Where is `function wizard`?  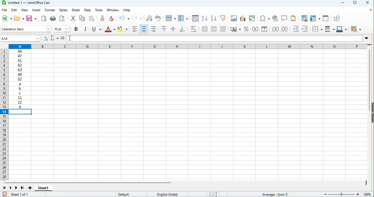
function wizard is located at coordinates (46, 38).